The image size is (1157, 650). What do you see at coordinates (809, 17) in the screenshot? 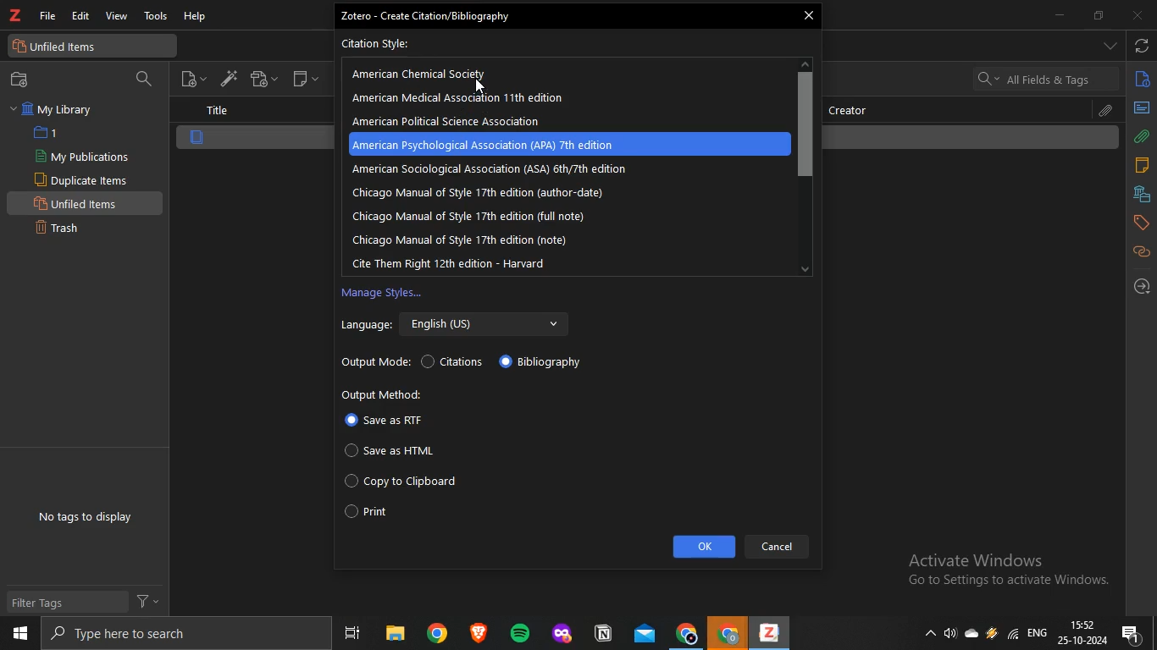
I see `close` at bounding box center [809, 17].